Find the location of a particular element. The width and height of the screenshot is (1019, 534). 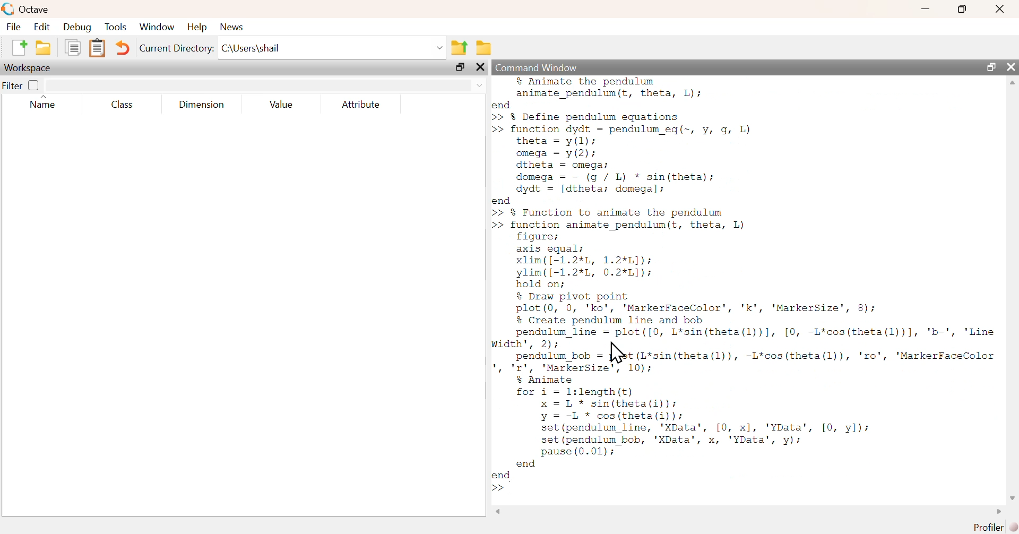

drop down is located at coordinates (479, 84).